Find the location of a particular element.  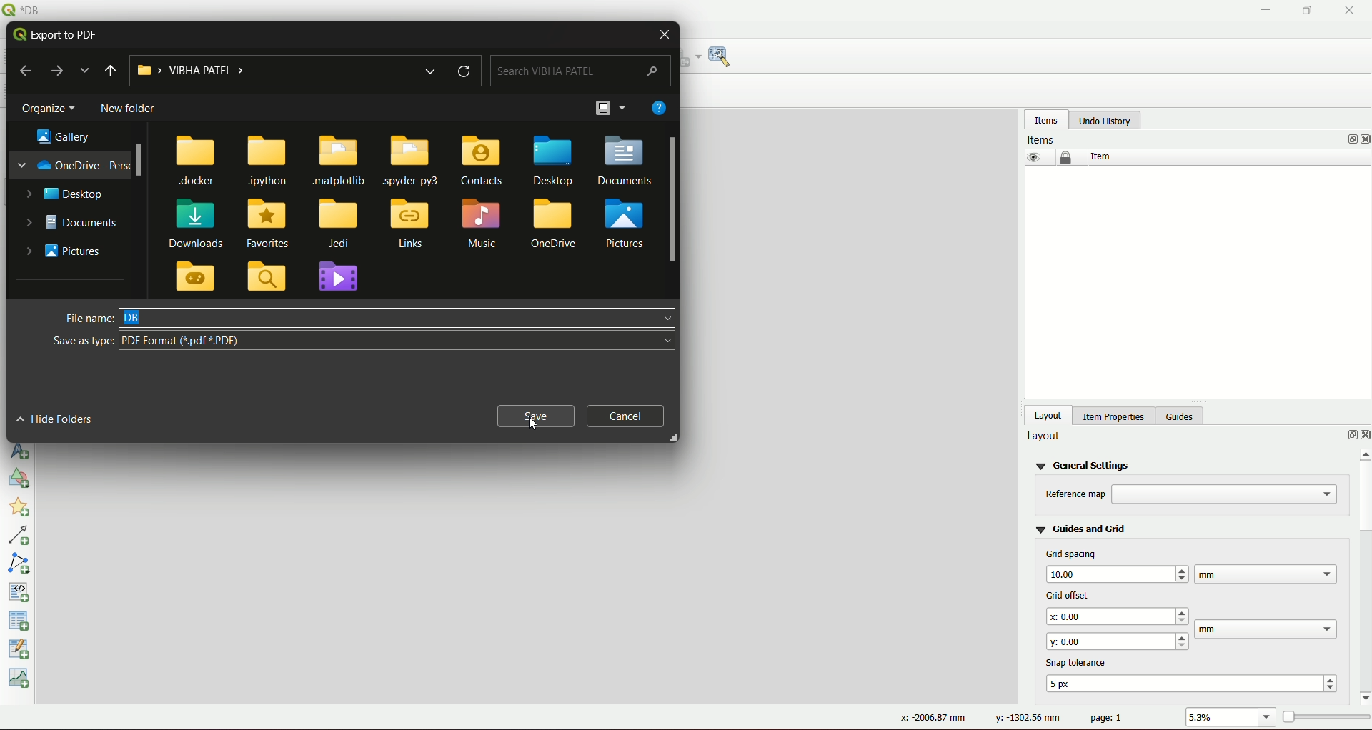

organize is located at coordinates (51, 108).